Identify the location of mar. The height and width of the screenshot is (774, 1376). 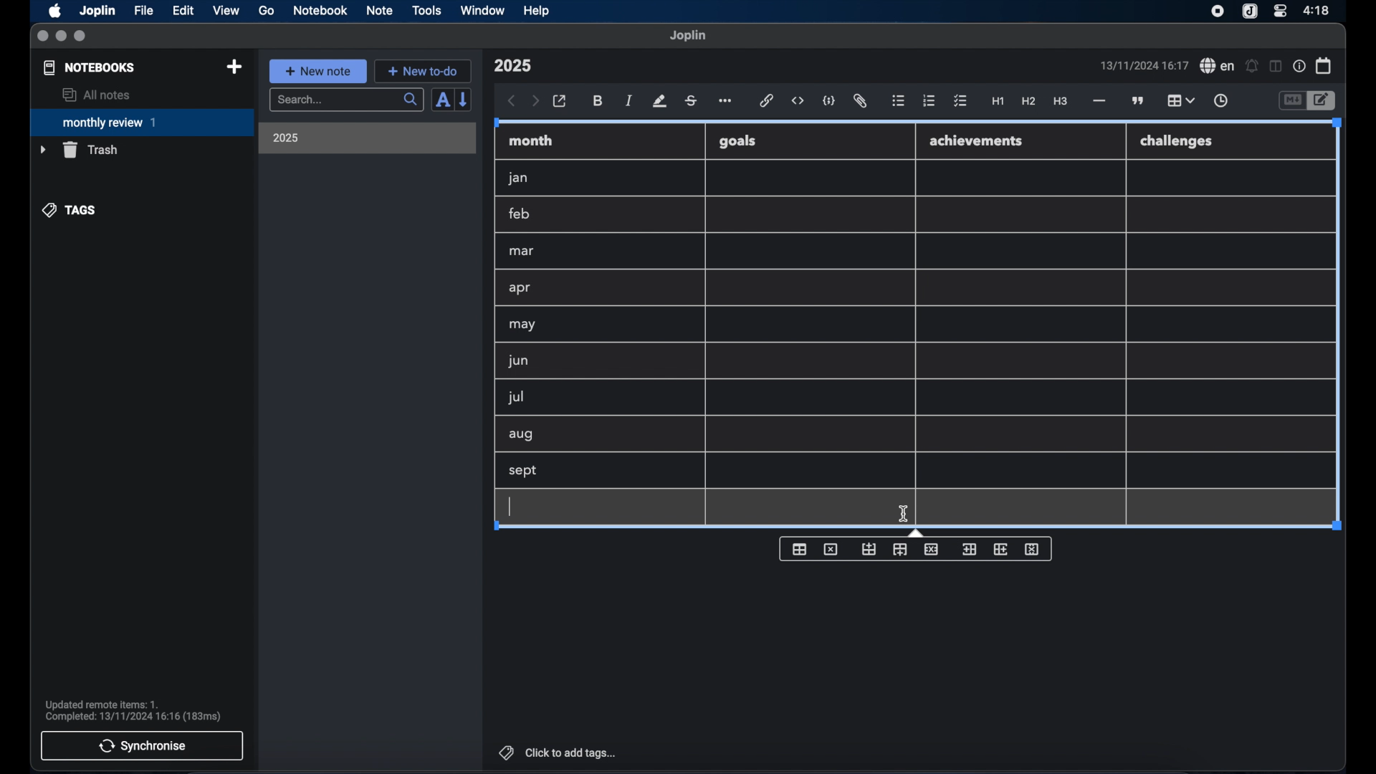
(522, 252).